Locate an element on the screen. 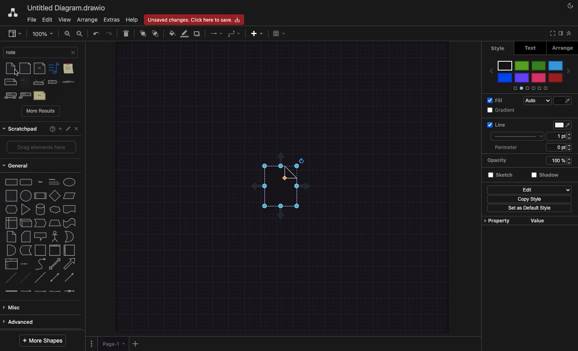  Text is located at coordinates (532, 48).